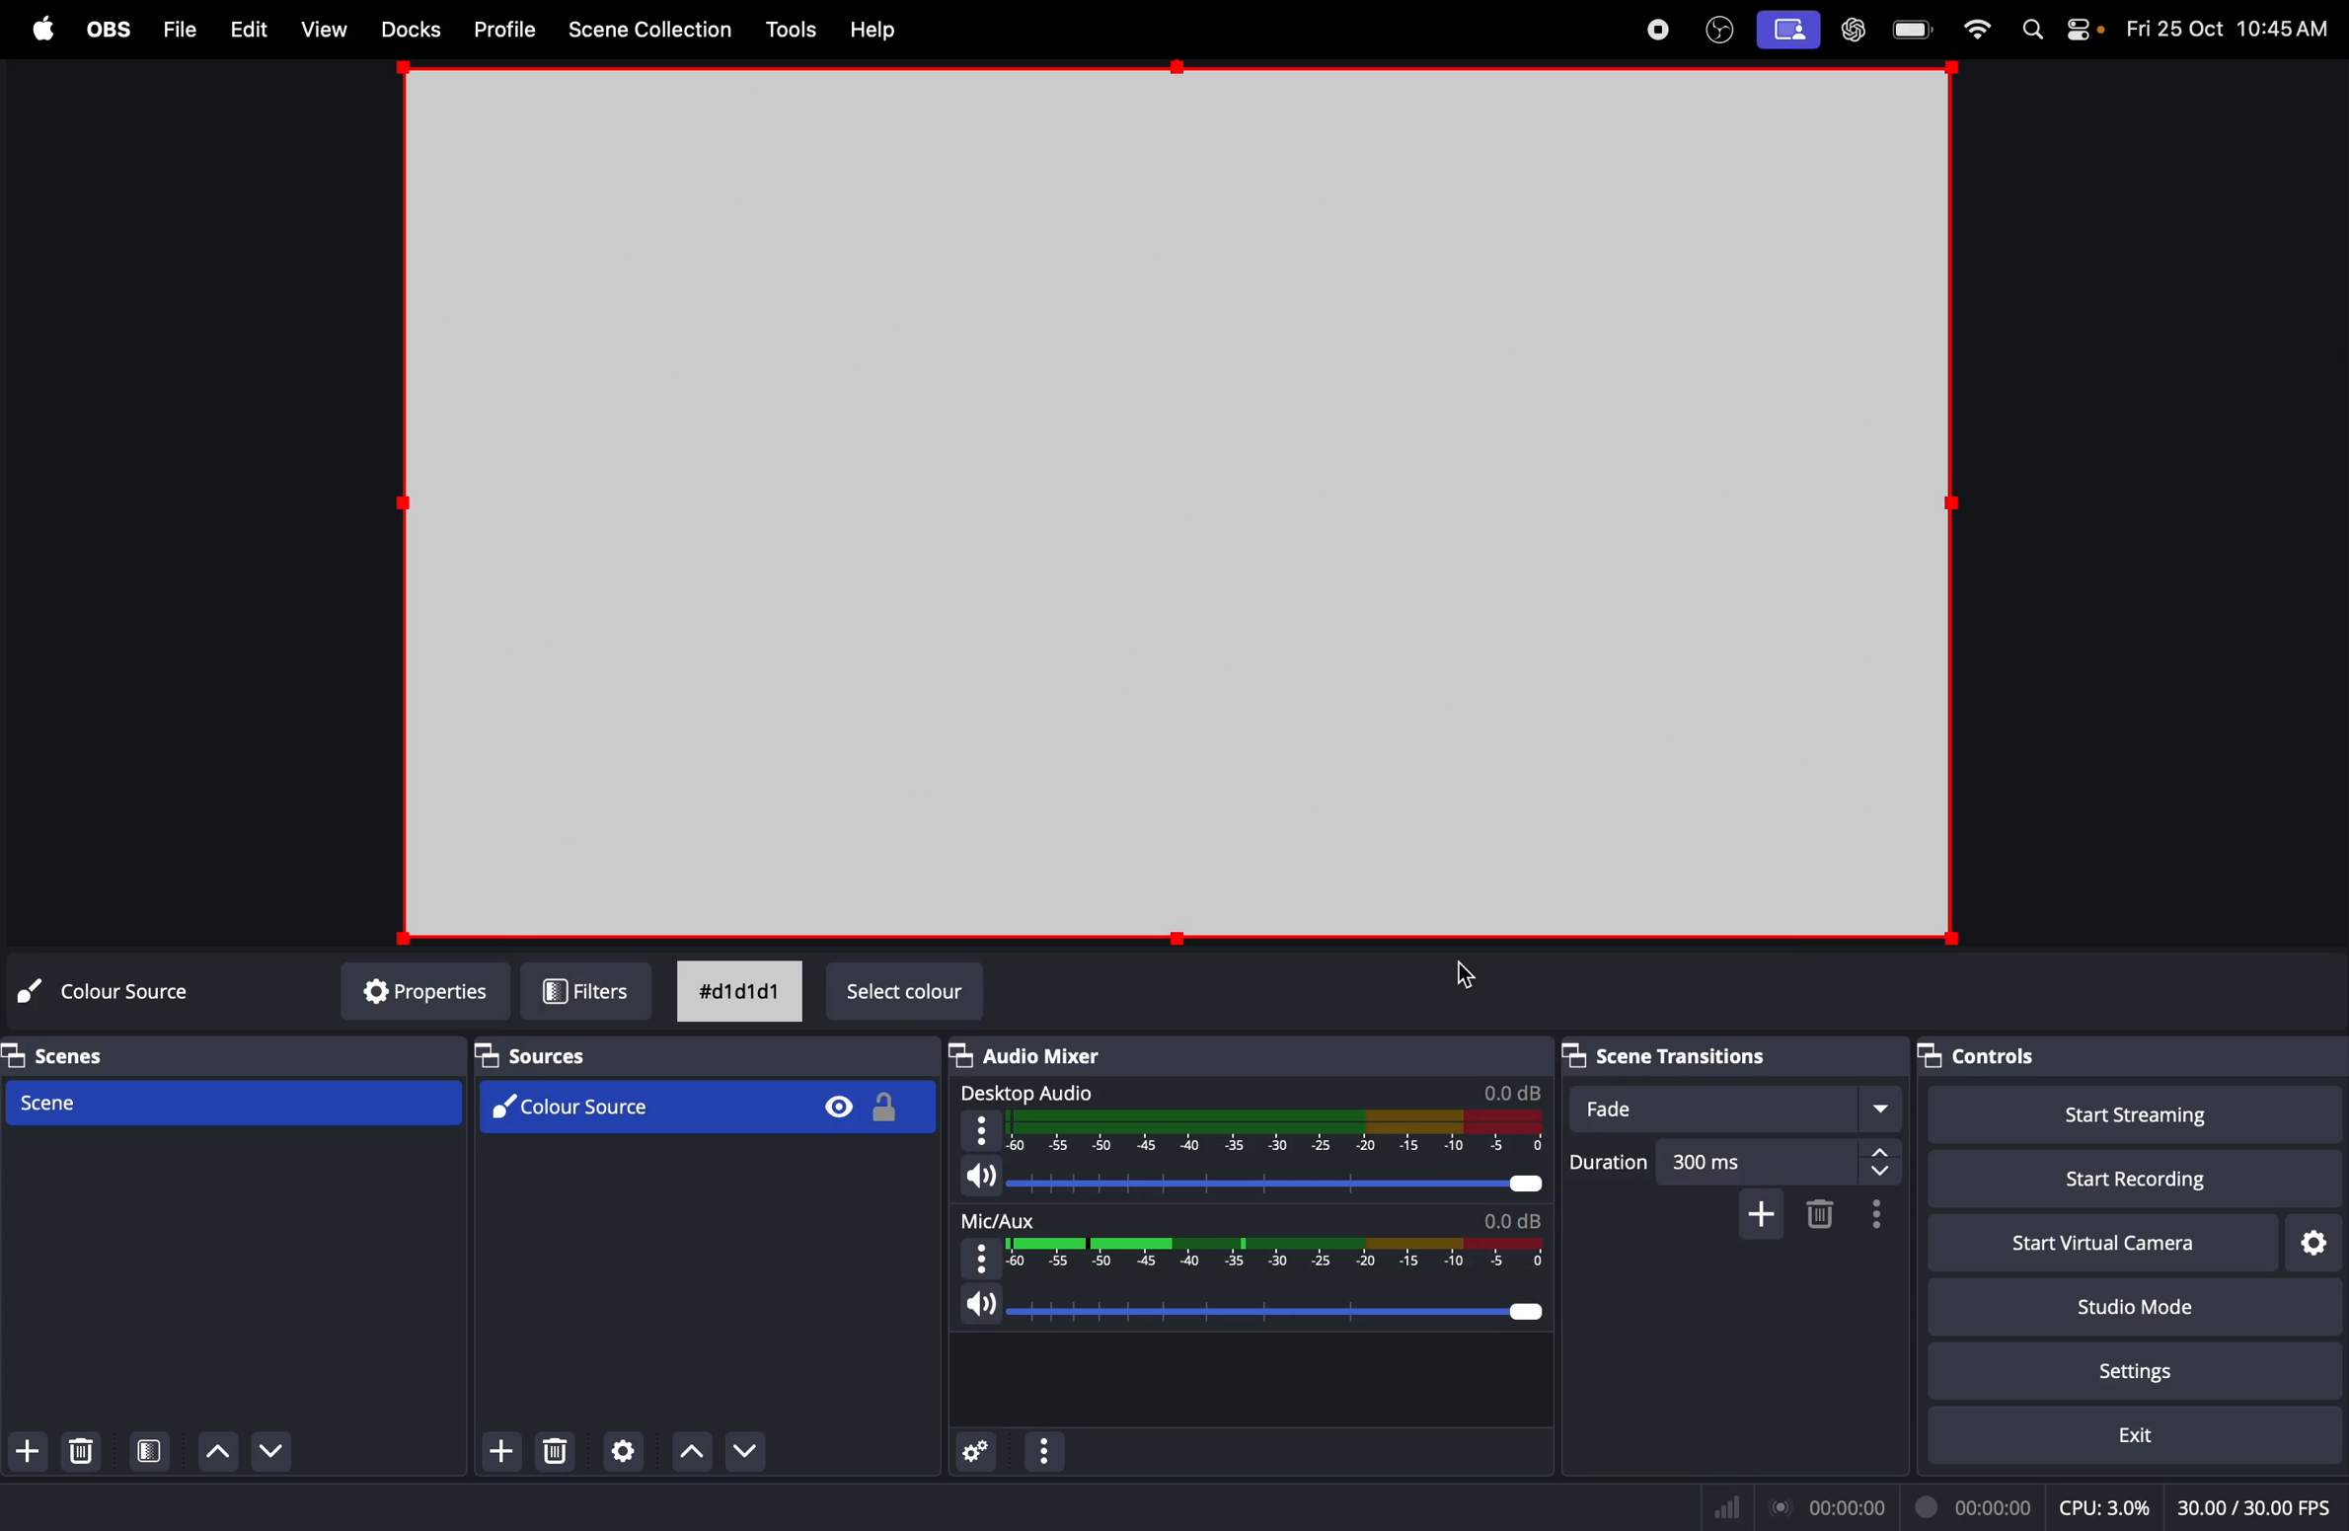  What do you see at coordinates (1782, 1162) in the screenshot?
I see `300ms` at bounding box center [1782, 1162].